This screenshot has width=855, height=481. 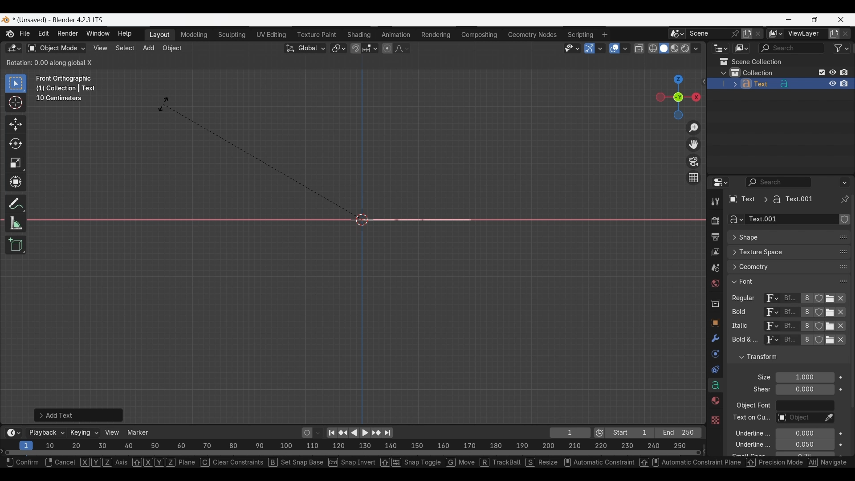 What do you see at coordinates (805, 389) in the screenshot?
I see `Shear` at bounding box center [805, 389].